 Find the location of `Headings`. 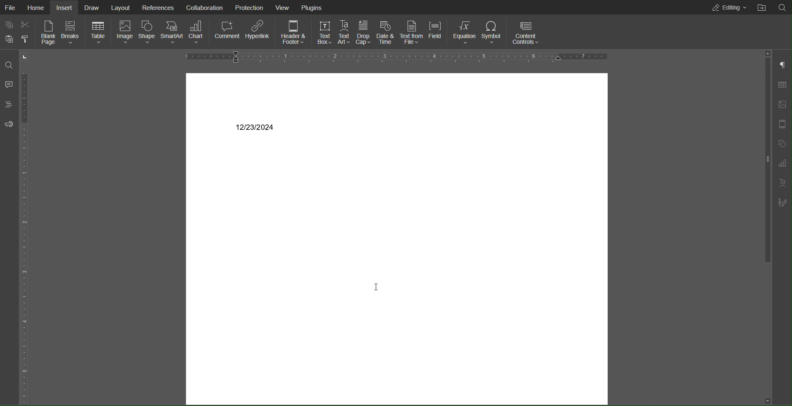

Headings is located at coordinates (9, 105).